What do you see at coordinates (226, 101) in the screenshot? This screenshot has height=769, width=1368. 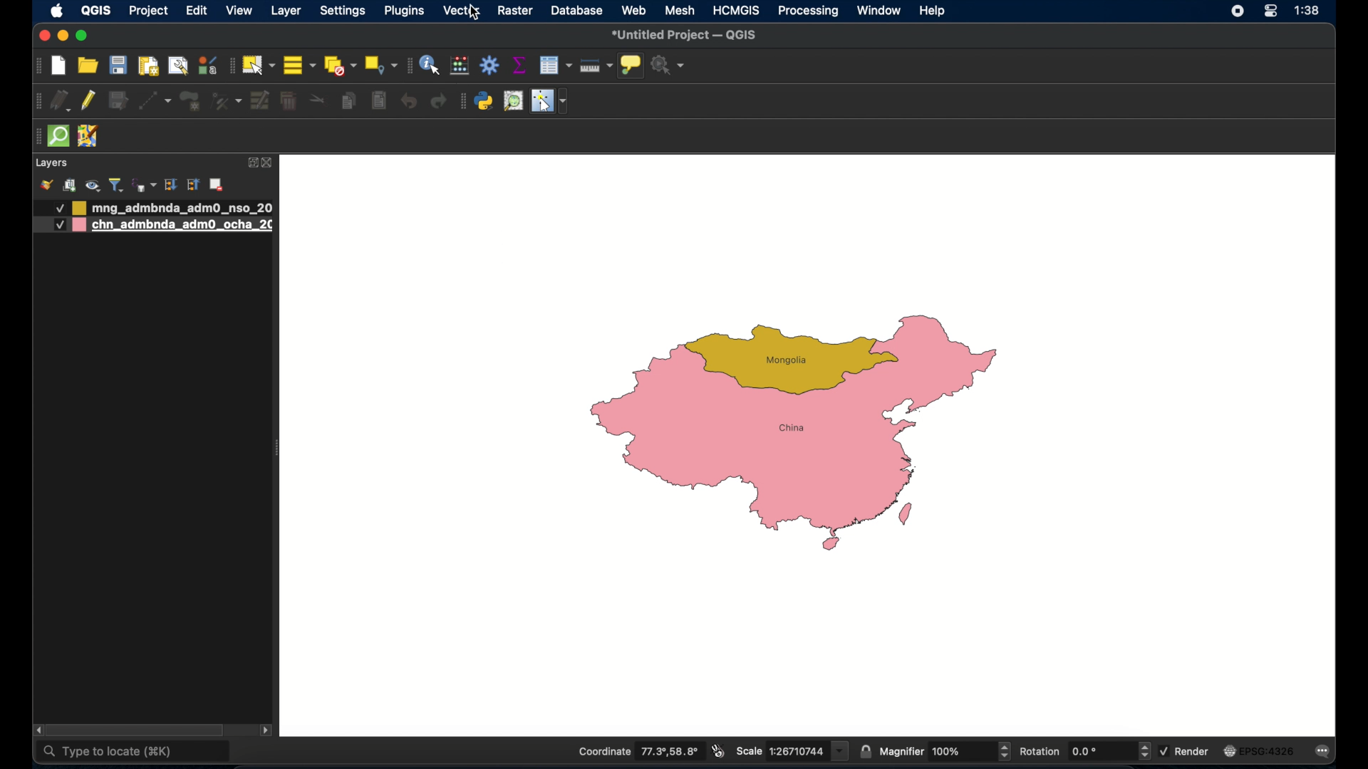 I see `vertex tool` at bounding box center [226, 101].